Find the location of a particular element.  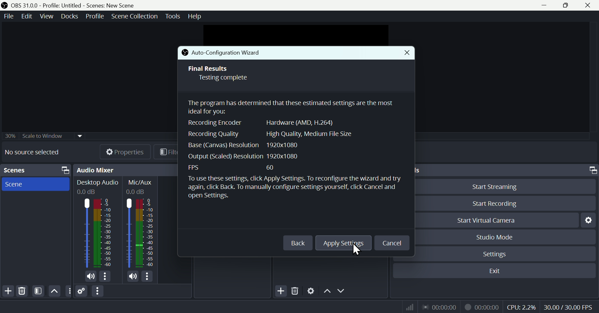

cursor is located at coordinates (355, 250).